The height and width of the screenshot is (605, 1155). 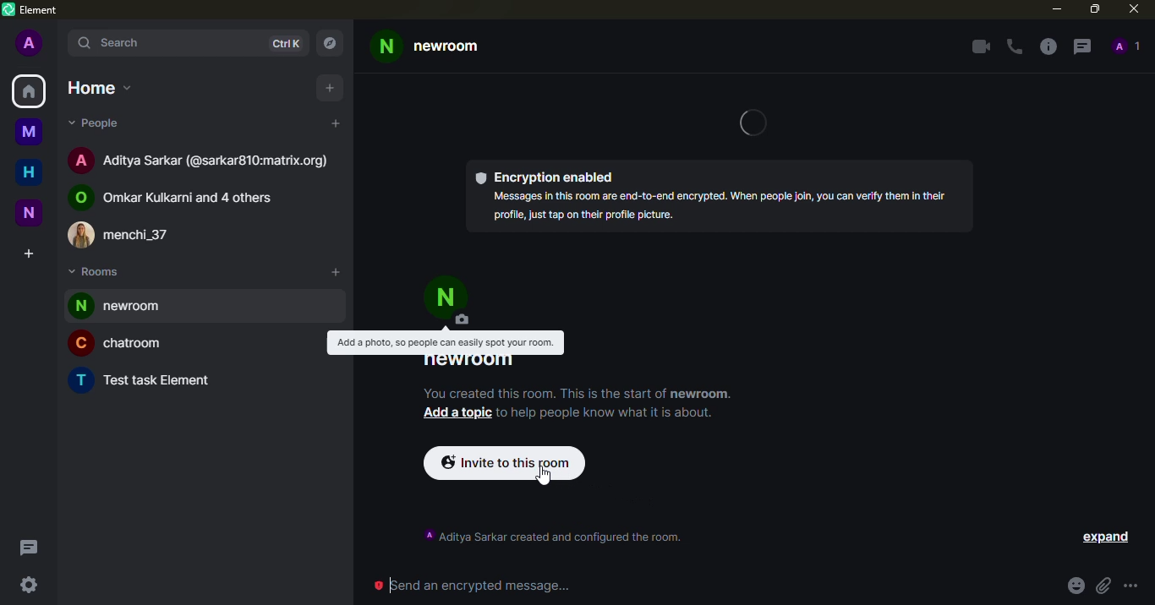 What do you see at coordinates (31, 253) in the screenshot?
I see `create space` at bounding box center [31, 253].